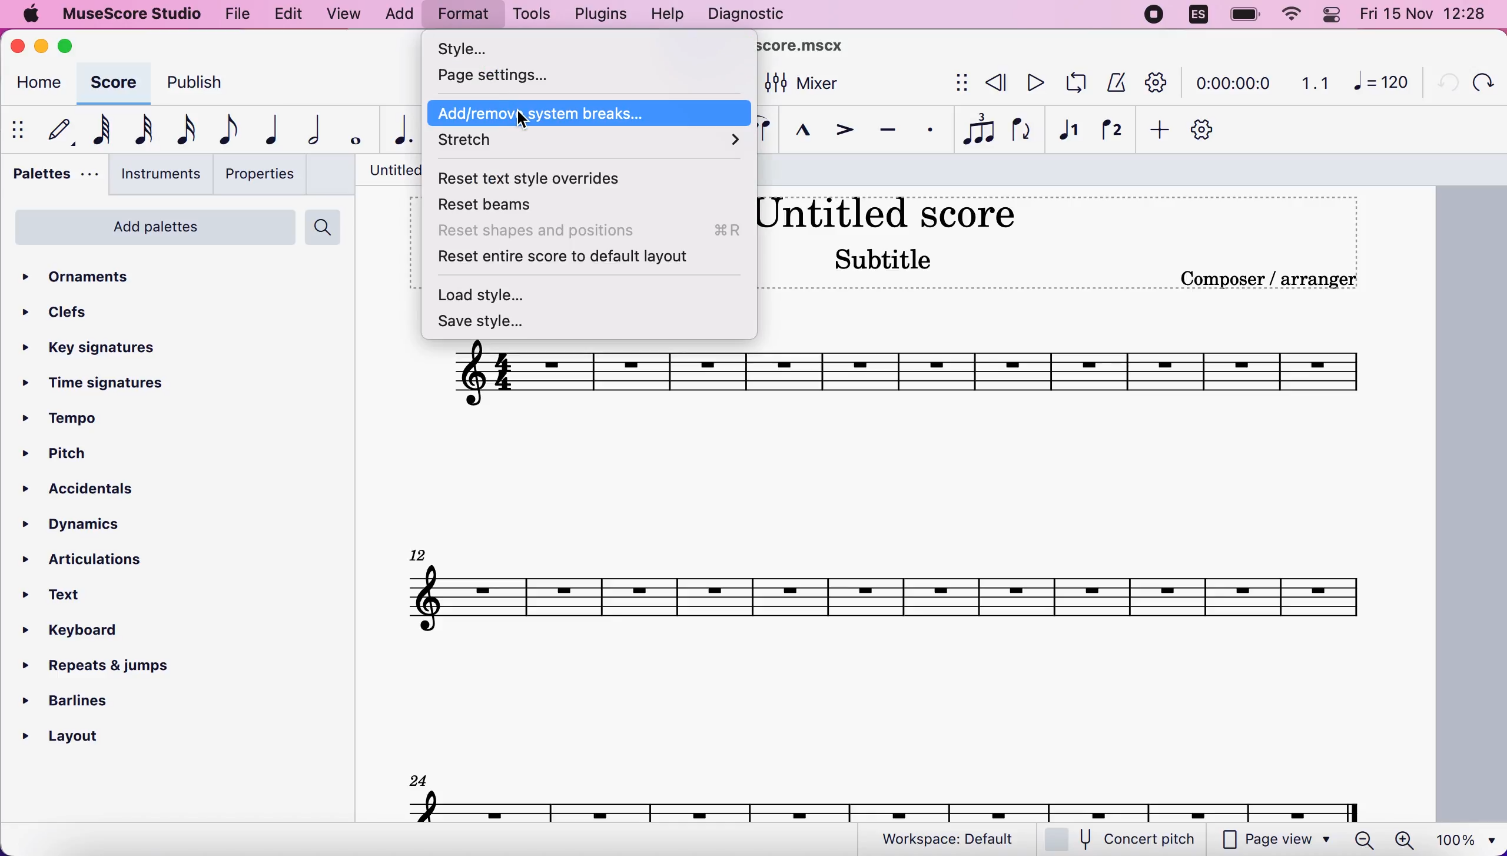  I want to click on details, so click(1268, 279).